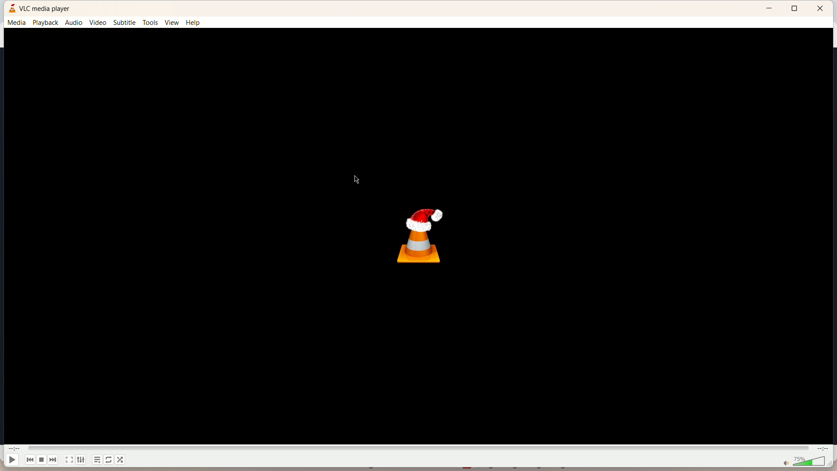 This screenshot has height=471, width=837. What do you see at coordinates (27, 460) in the screenshot?
I see `previous` at bounding box center [27, 460].